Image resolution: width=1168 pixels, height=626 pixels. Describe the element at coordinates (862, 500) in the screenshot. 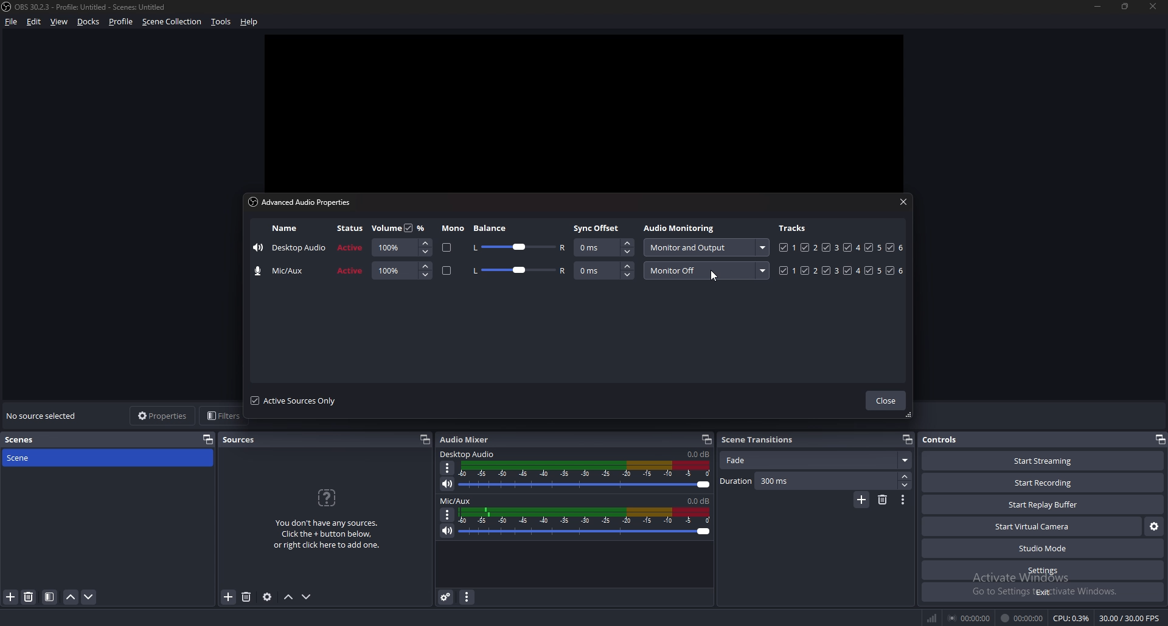

I see `add transition` at that location.